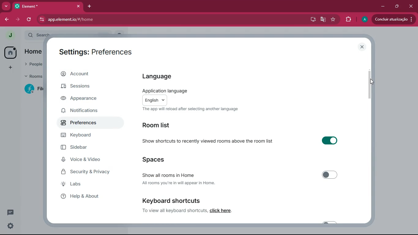 Image resolution: width=418 pixels, height=235 pixels. Describe the element at coordinates (392, 19) in the screenshot. I see `update` at that location.